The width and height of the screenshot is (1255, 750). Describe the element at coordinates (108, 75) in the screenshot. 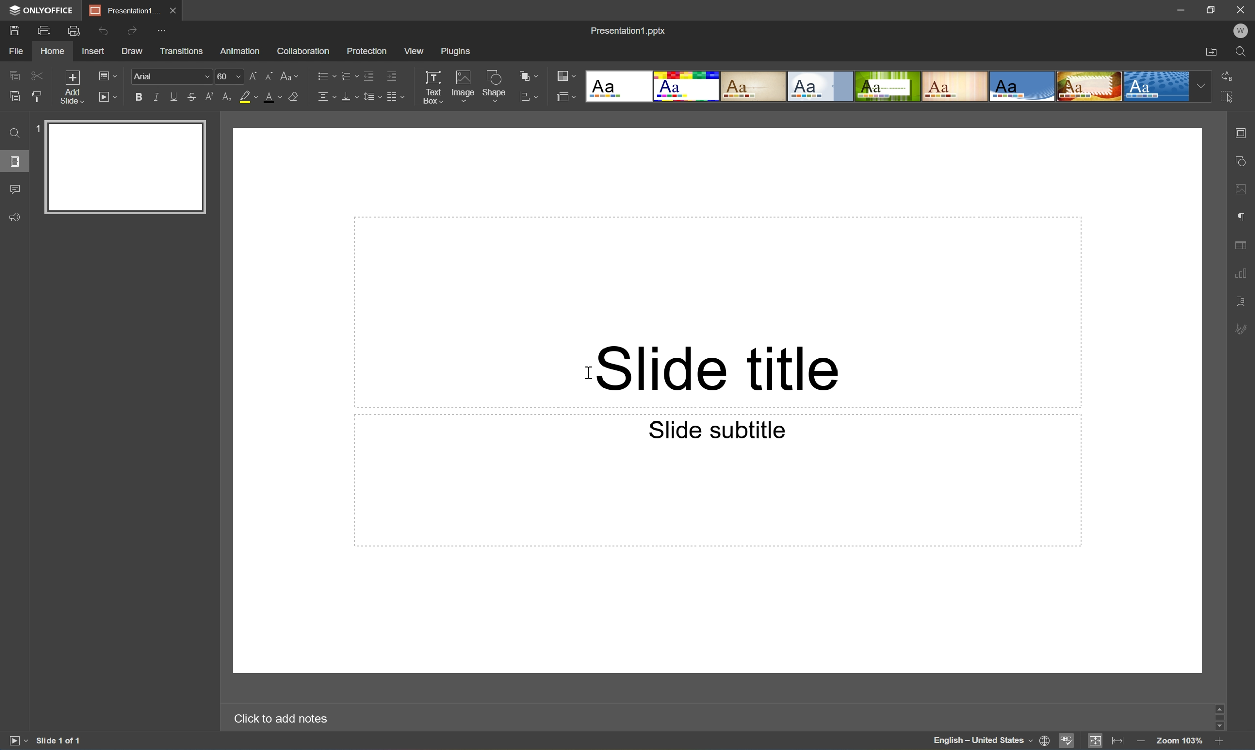

I see `Change slide layout` at that location.